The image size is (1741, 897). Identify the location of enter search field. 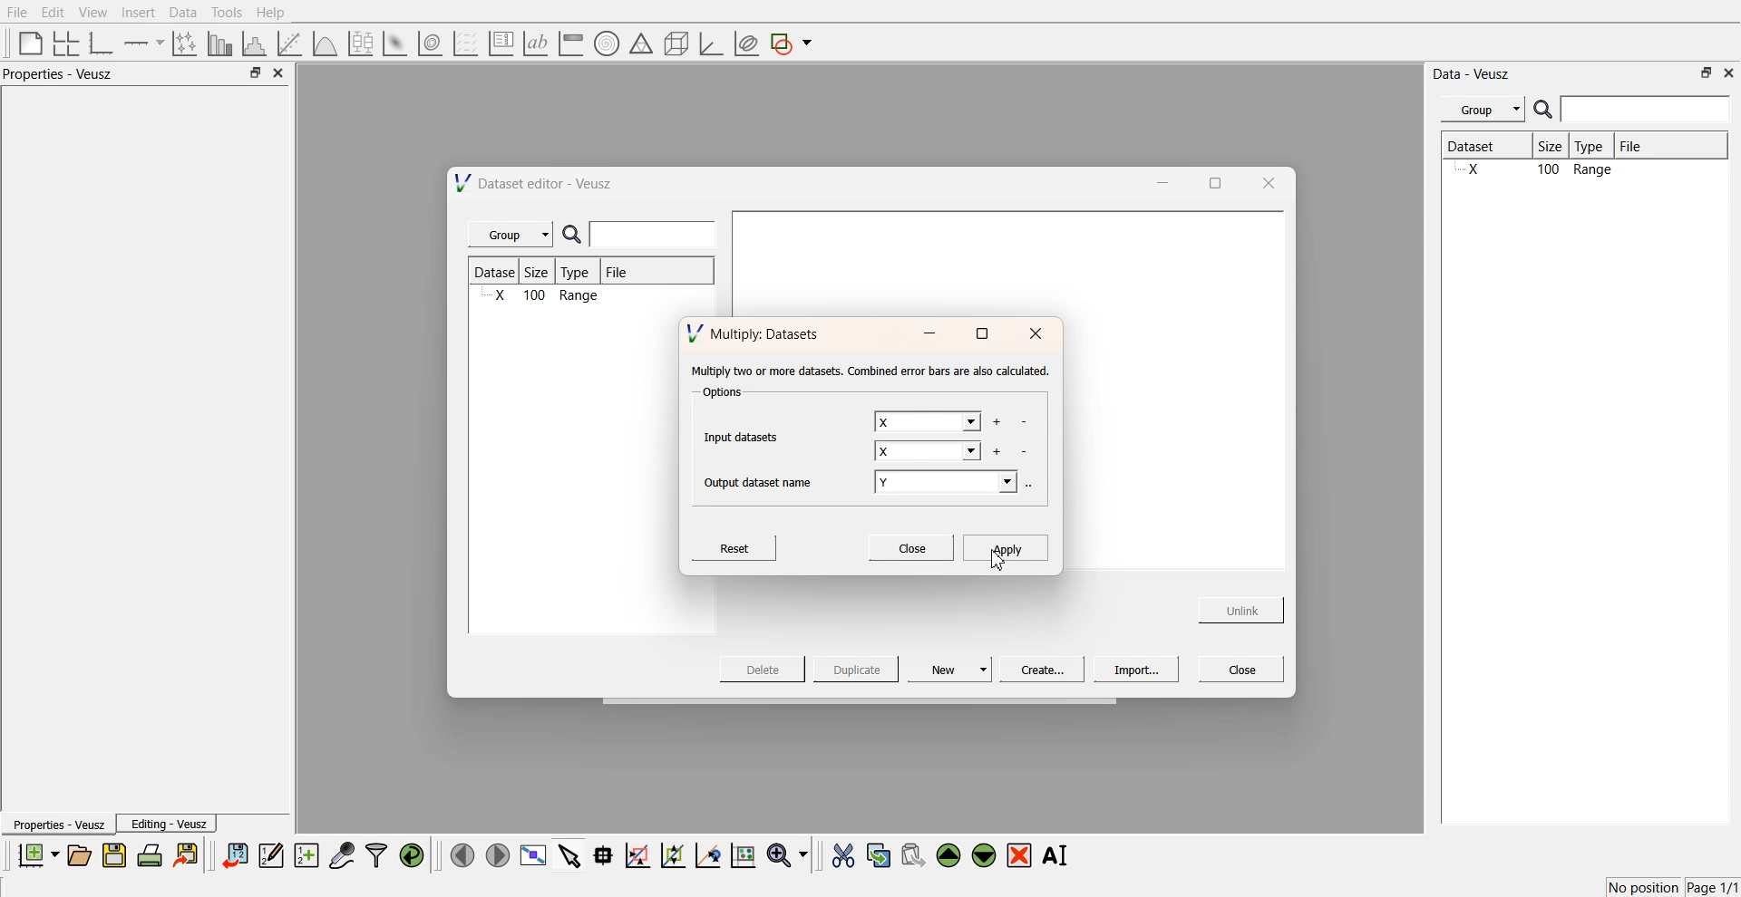
(656, 235).